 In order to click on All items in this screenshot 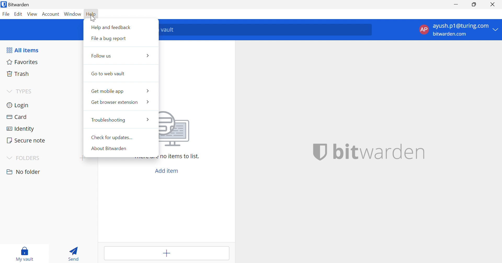, I will do `click(43, 50)`.